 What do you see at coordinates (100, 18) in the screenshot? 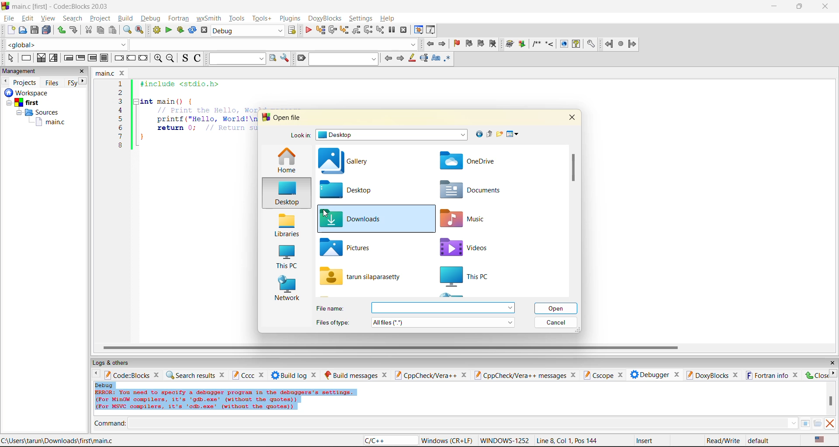
I see `project` at bounding box center [100, 18].